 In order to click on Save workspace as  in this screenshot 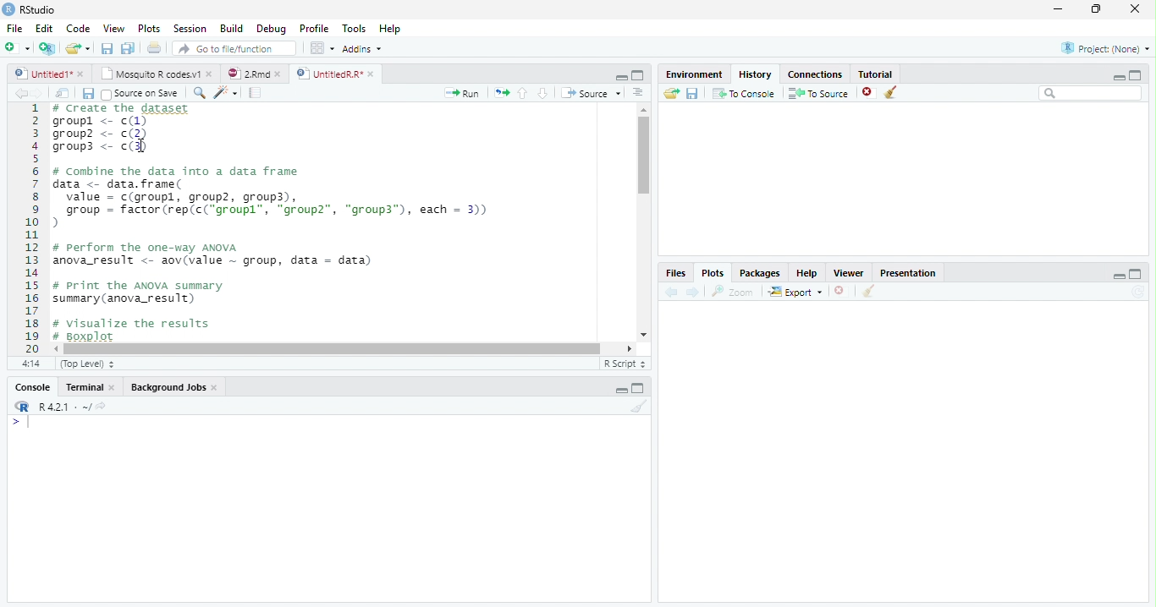, I will do `click(695, 94)`.